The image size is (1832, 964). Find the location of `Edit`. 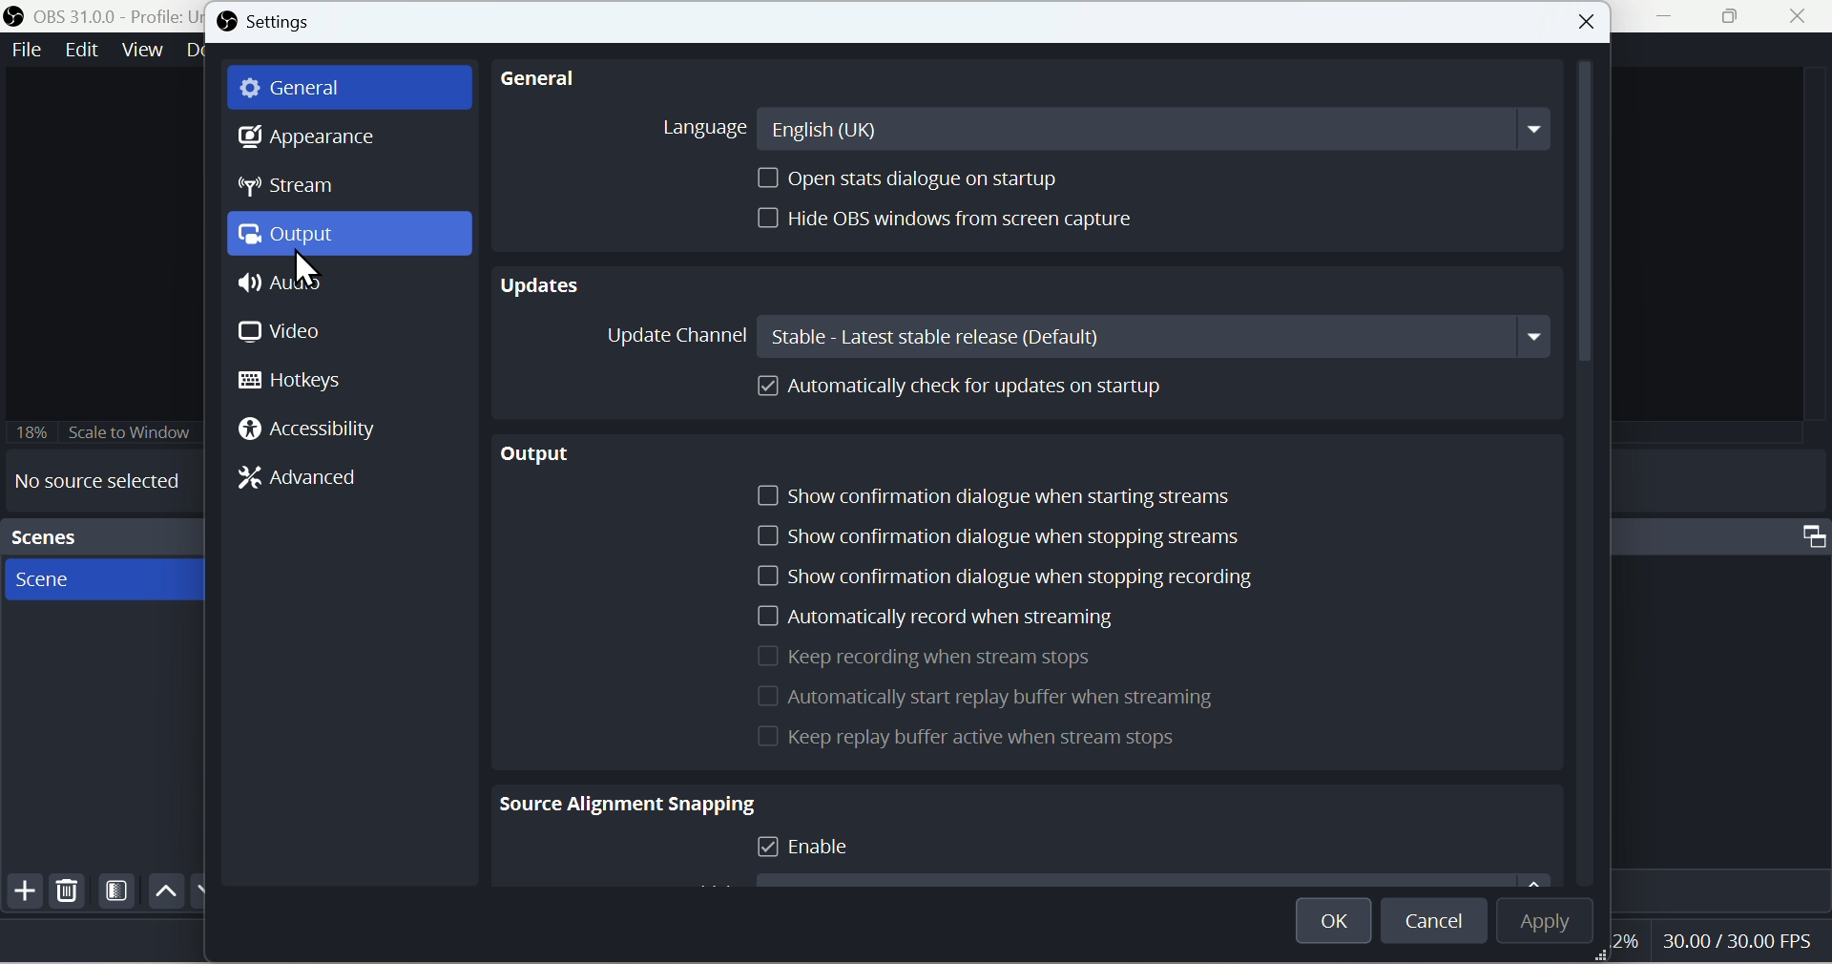

Edit is located at coordinates (80, 52).